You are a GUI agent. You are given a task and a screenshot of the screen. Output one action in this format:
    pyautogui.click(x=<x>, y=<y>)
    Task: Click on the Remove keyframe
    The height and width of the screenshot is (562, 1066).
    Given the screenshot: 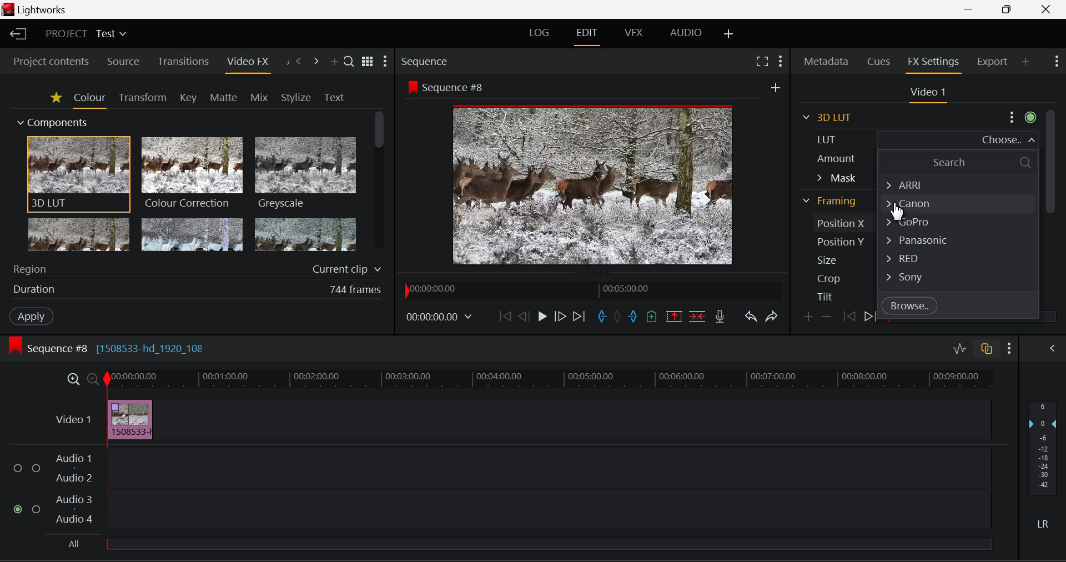 What is the action you would take?
    pyautogui.click(x=827, y=319)
    